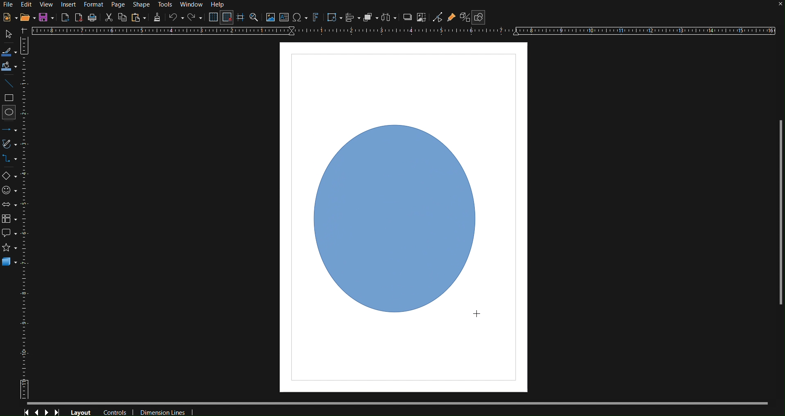 The height and width of the screenshot is (416, 785). What do you see at coordinates (780, 5) in the screenshot?
I see `close` at bounding box center [780, 5].